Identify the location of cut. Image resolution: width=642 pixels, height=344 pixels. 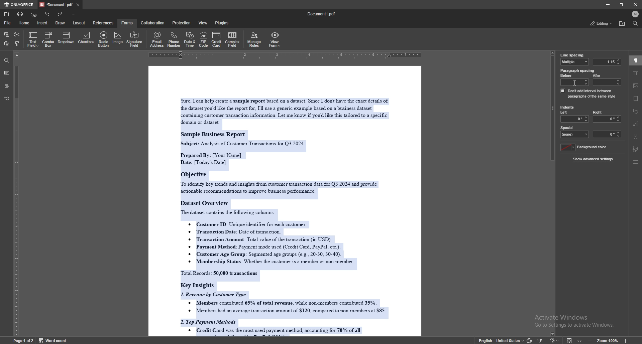
(17, 34).